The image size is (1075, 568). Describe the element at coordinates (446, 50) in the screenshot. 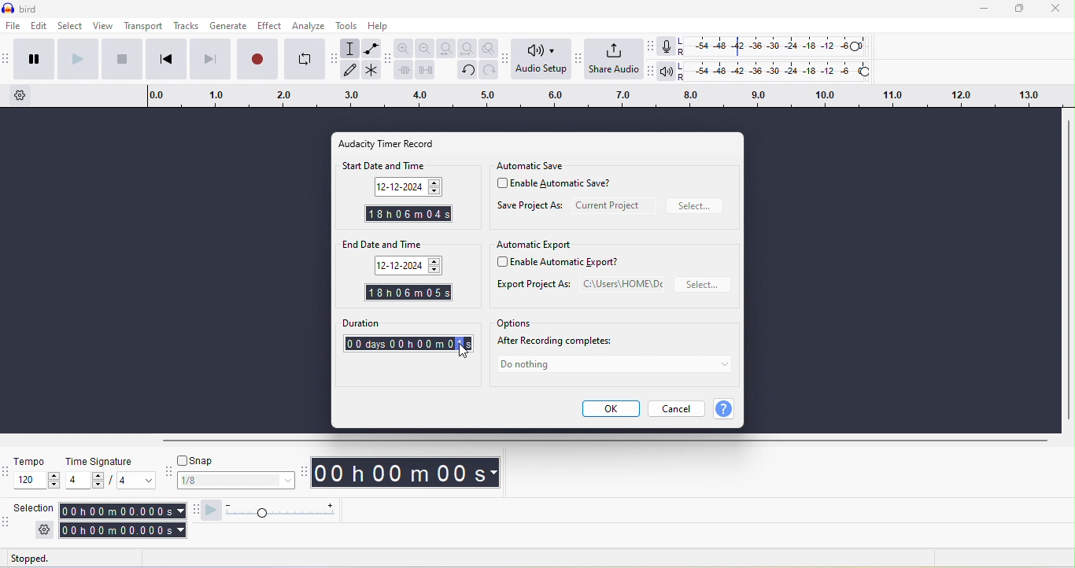

I see `fit selection to width` at that location.